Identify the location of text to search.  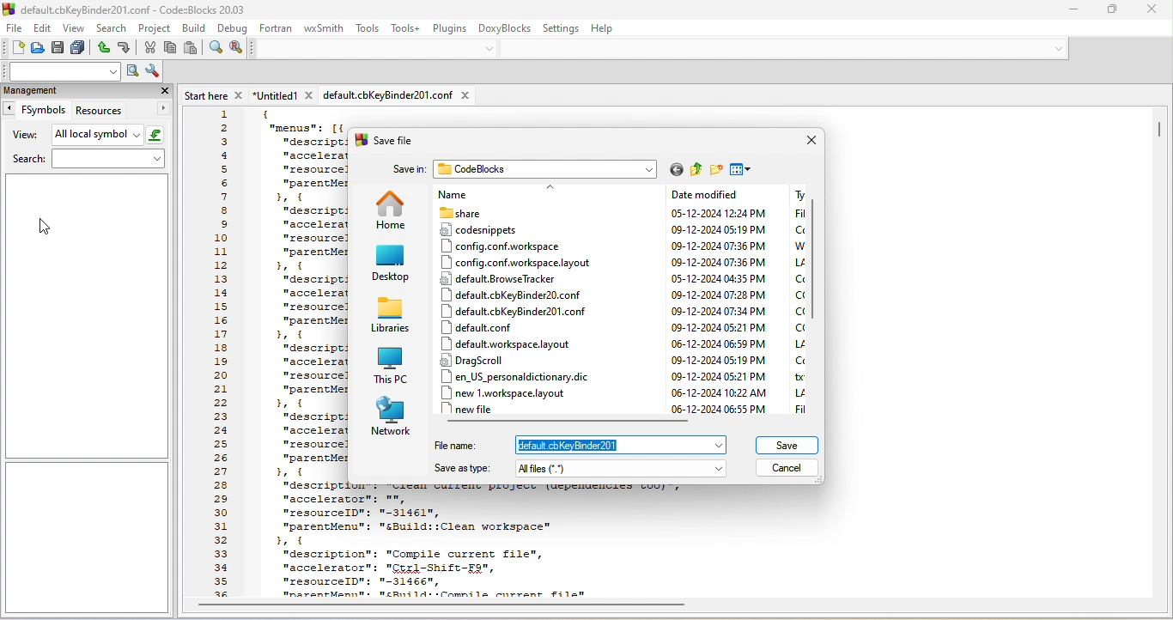
(60, 73).